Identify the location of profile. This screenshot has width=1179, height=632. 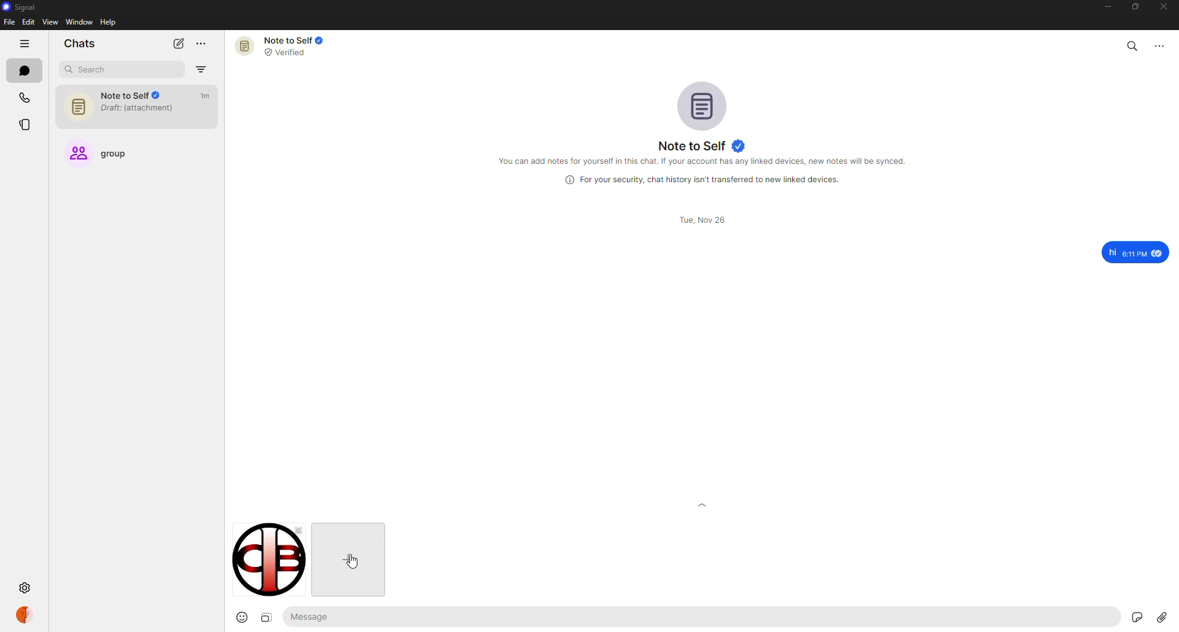
(25, 614).